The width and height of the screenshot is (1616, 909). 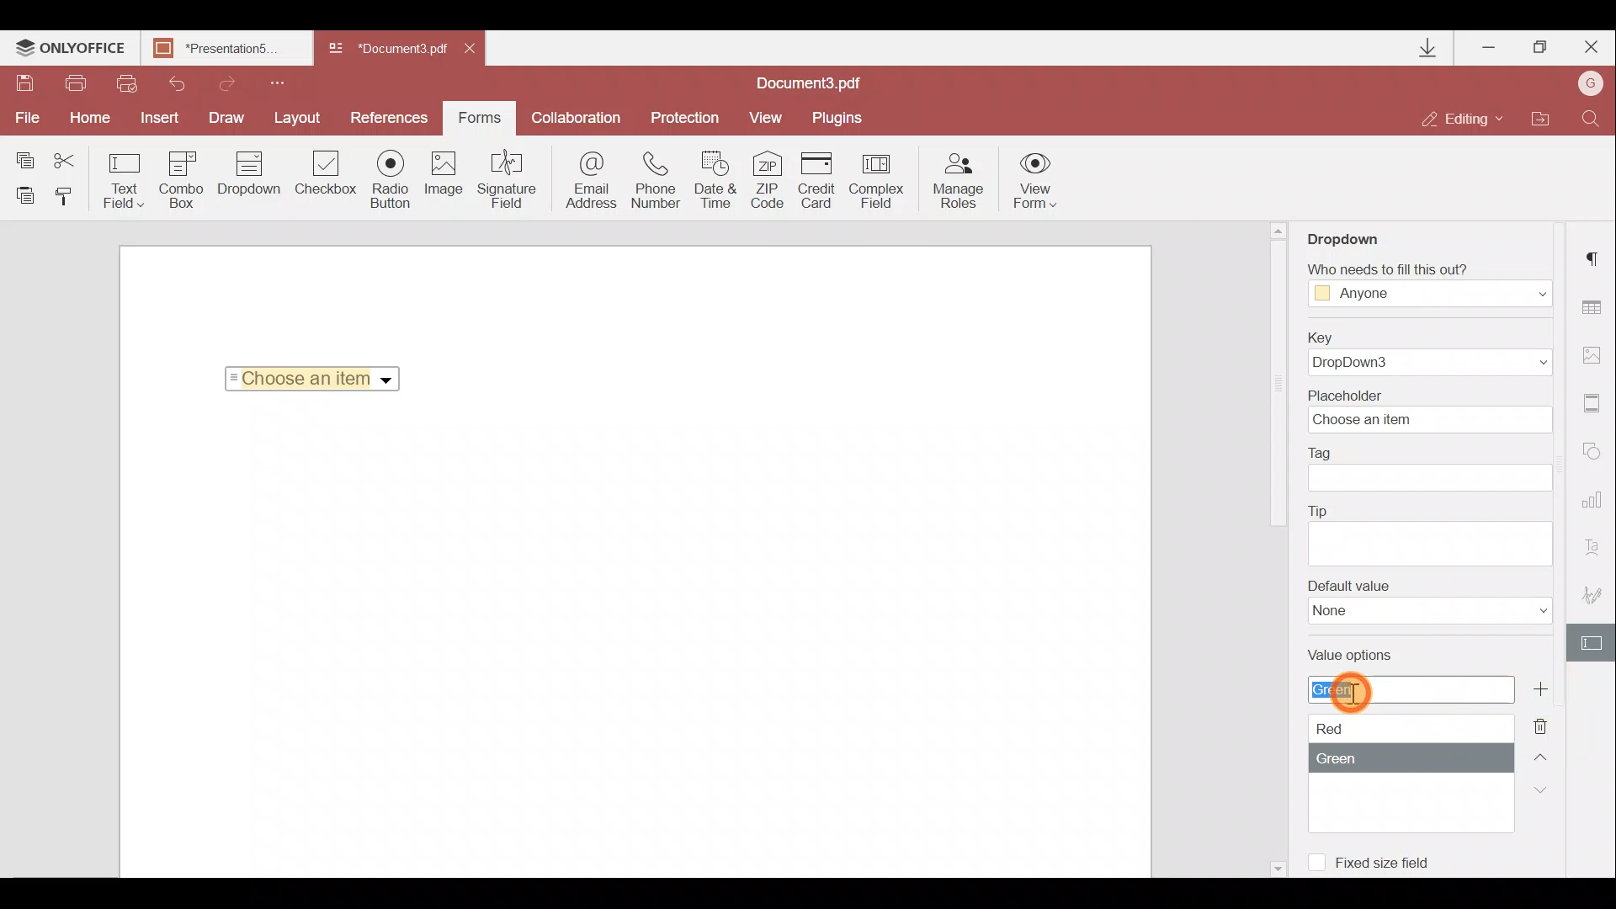 What do you see at coordinates (839, 119) in the screenshot?
I see `Plugins` at bounding box center [839, 119].